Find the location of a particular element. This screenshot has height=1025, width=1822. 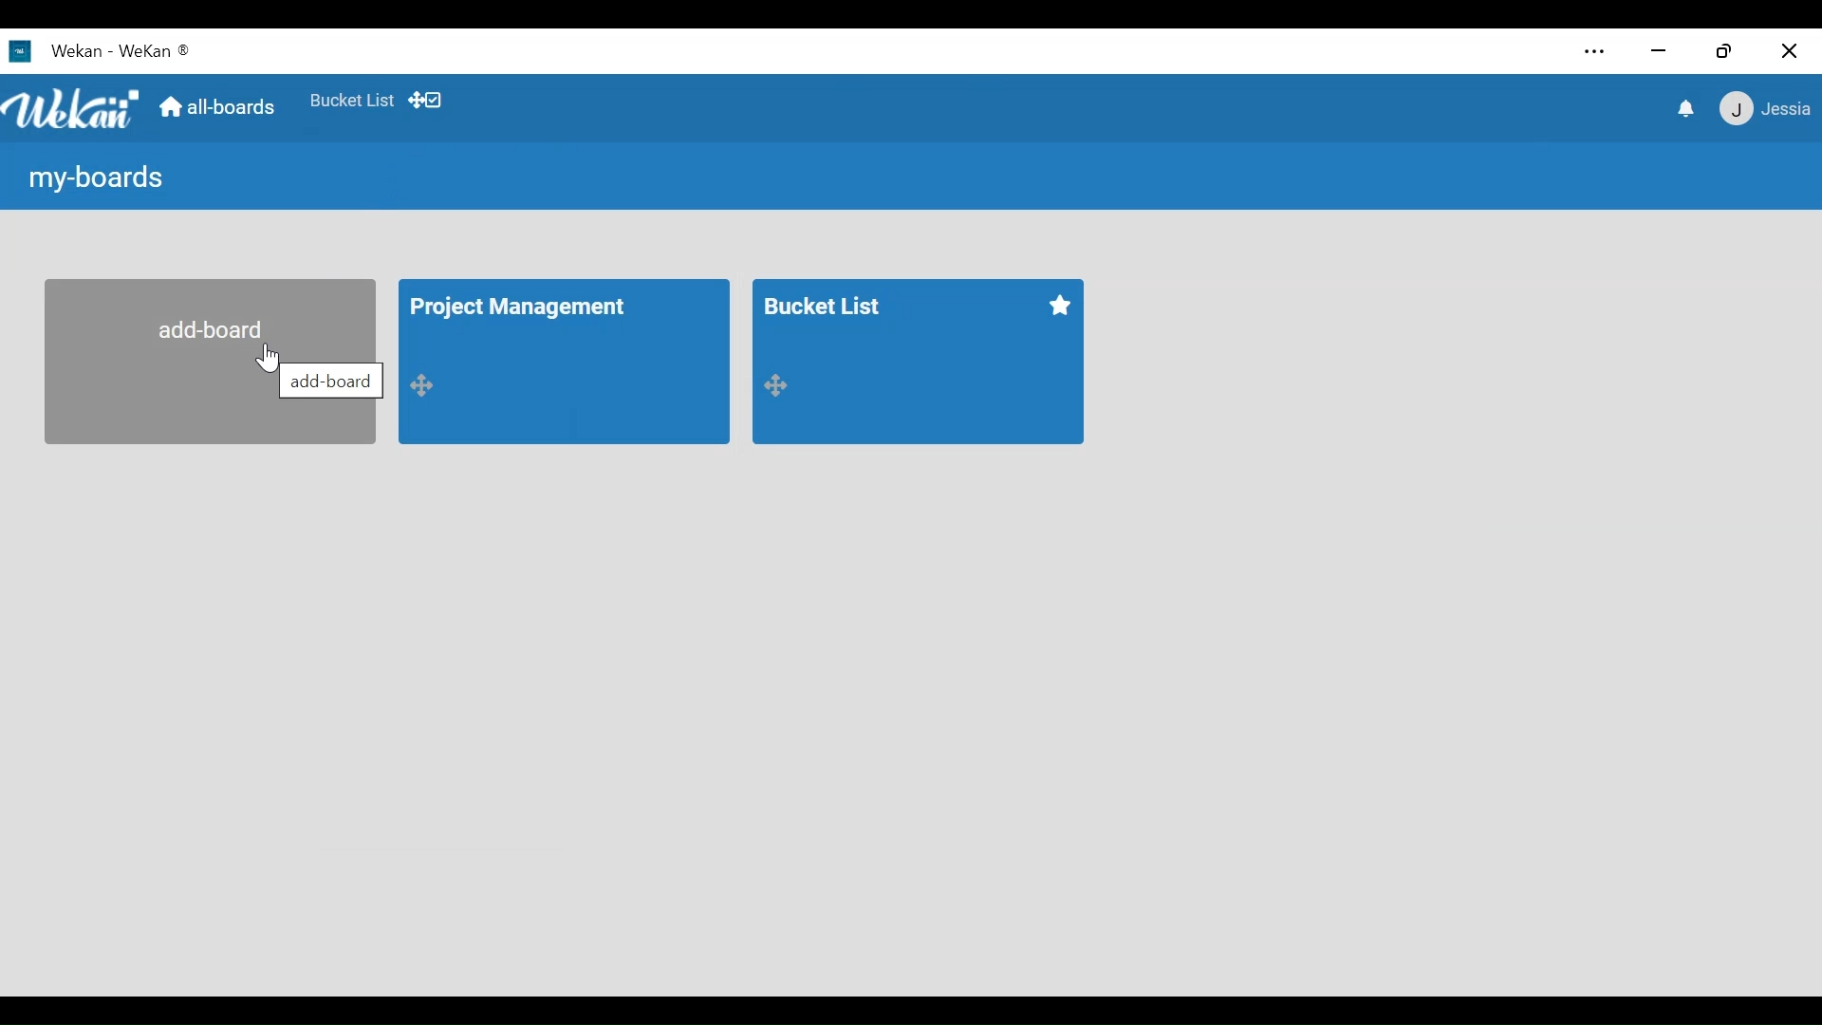

Board title is located at coordinates (526, 309).